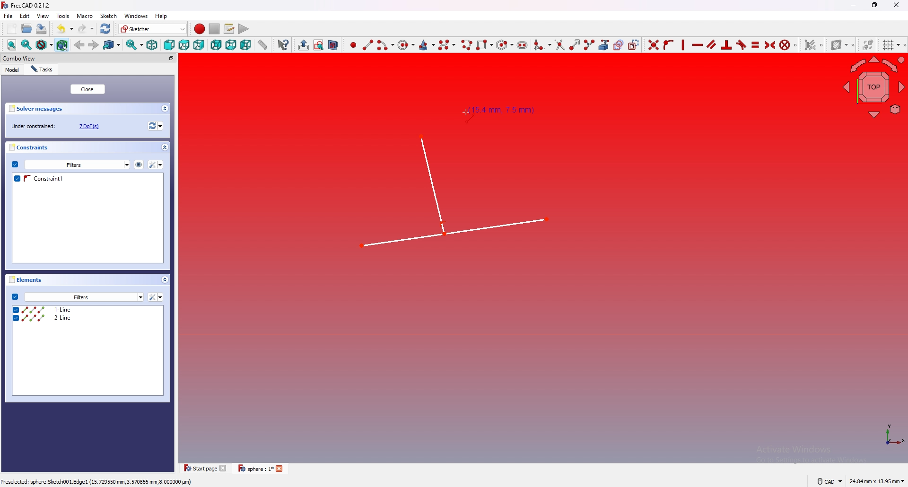 This screenshot has width=908, height=487. Describe the element at coordinates (873, 88) in the screenshot. I see `View` at that location.